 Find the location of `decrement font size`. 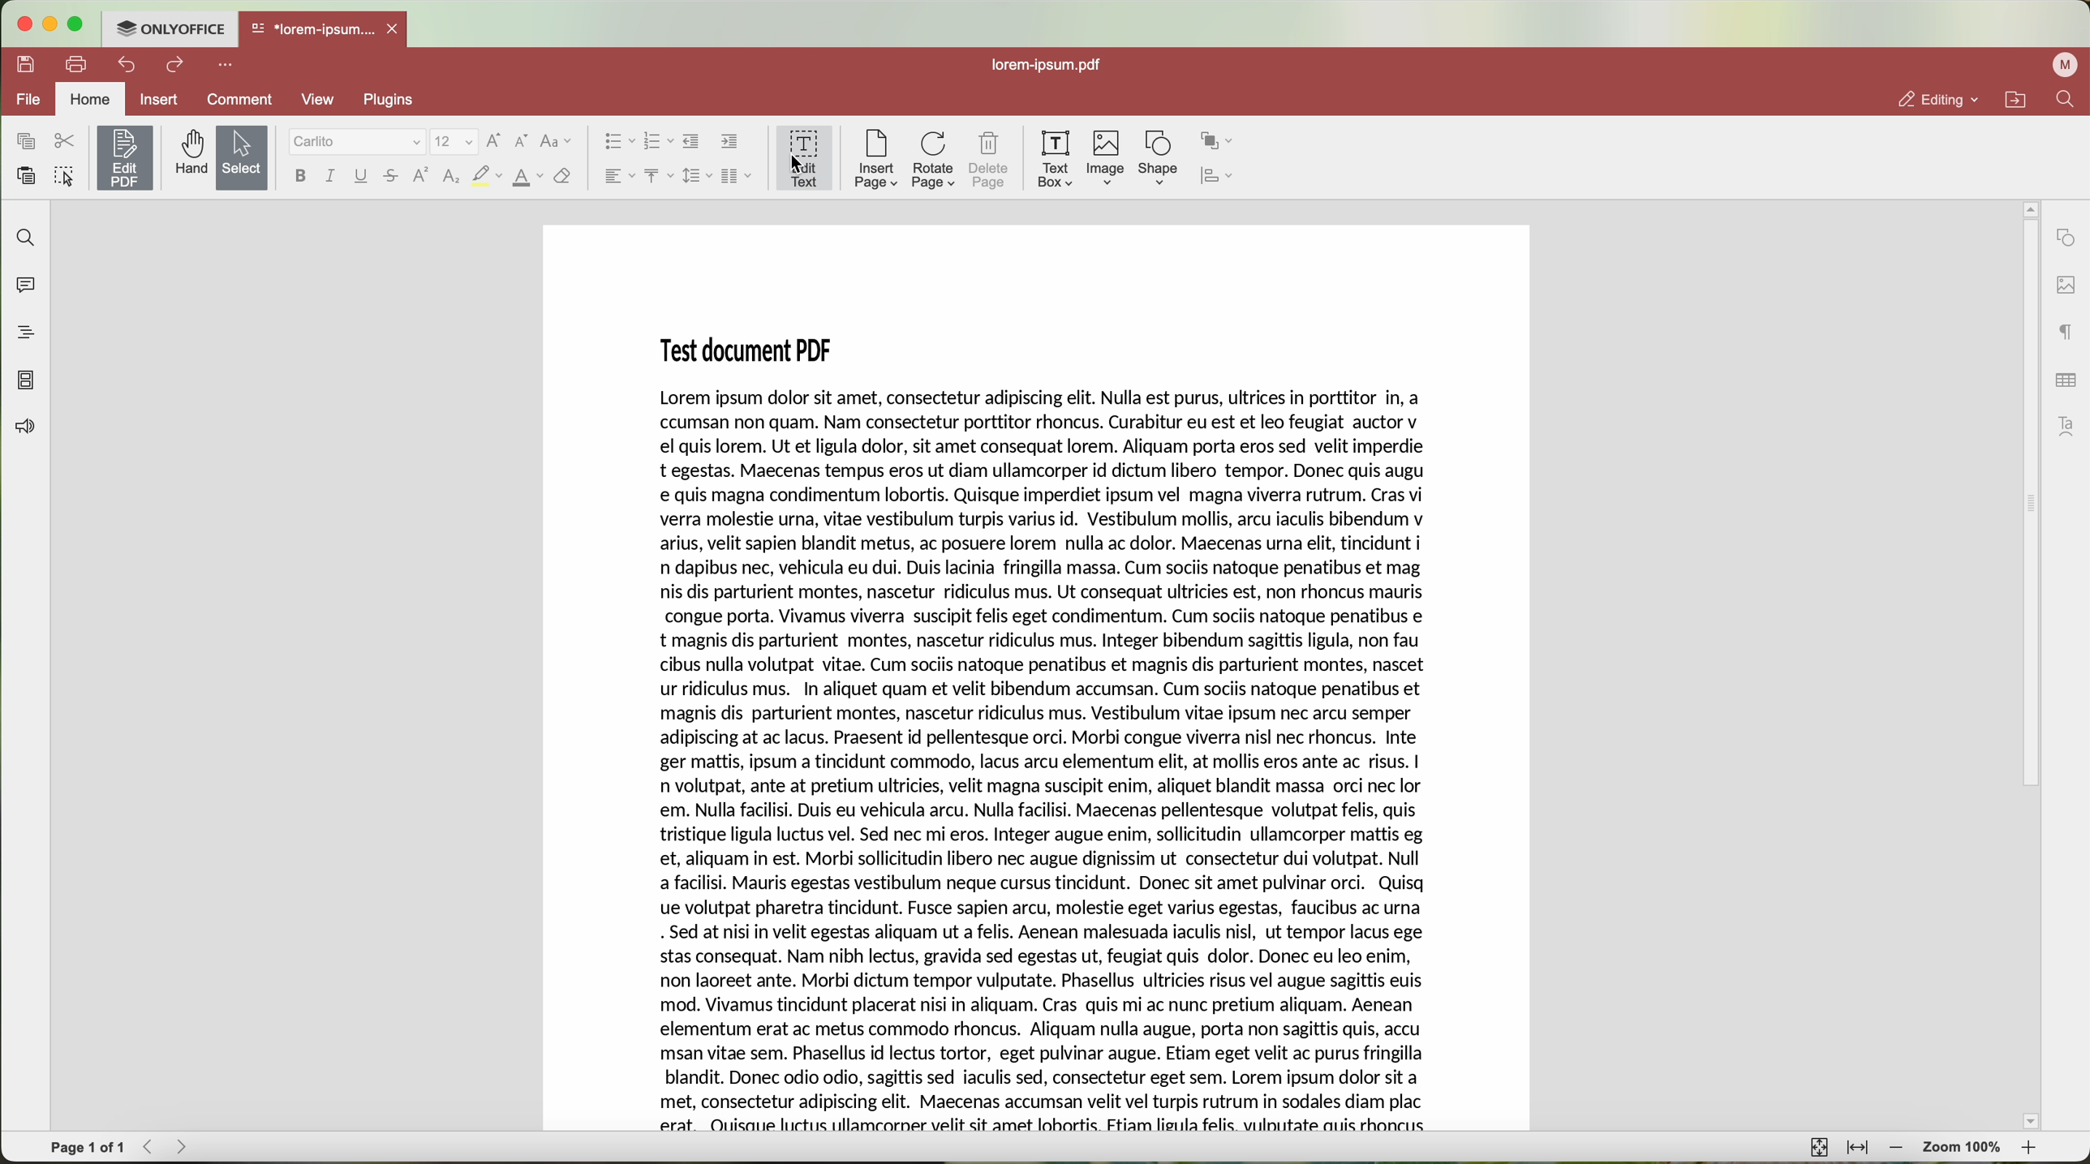

decrement font size is located at coordinates (523, 142).